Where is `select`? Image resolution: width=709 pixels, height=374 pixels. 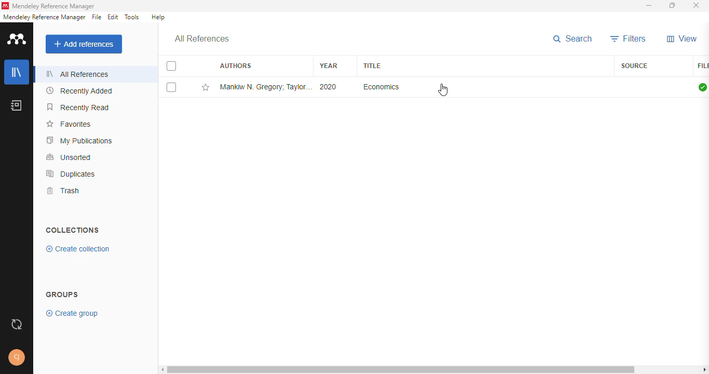 select is located at coordinates (171, 66).